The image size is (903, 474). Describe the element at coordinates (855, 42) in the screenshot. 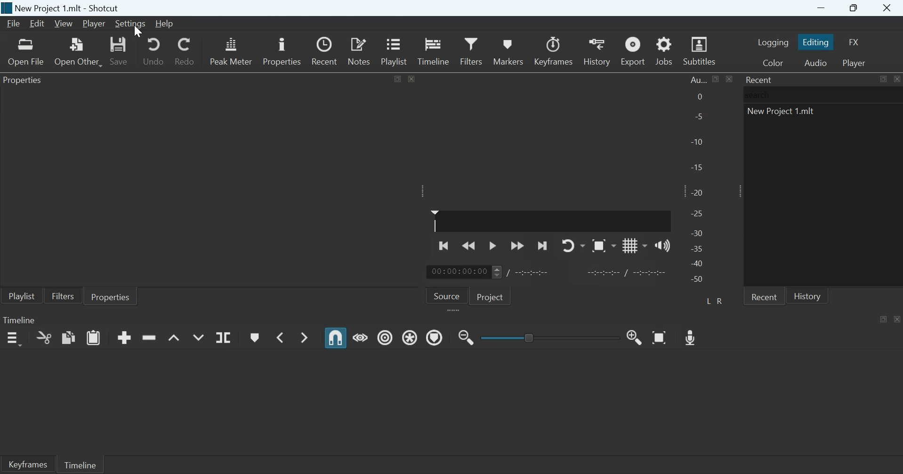

I see `Switch to the effects layout` at that location.